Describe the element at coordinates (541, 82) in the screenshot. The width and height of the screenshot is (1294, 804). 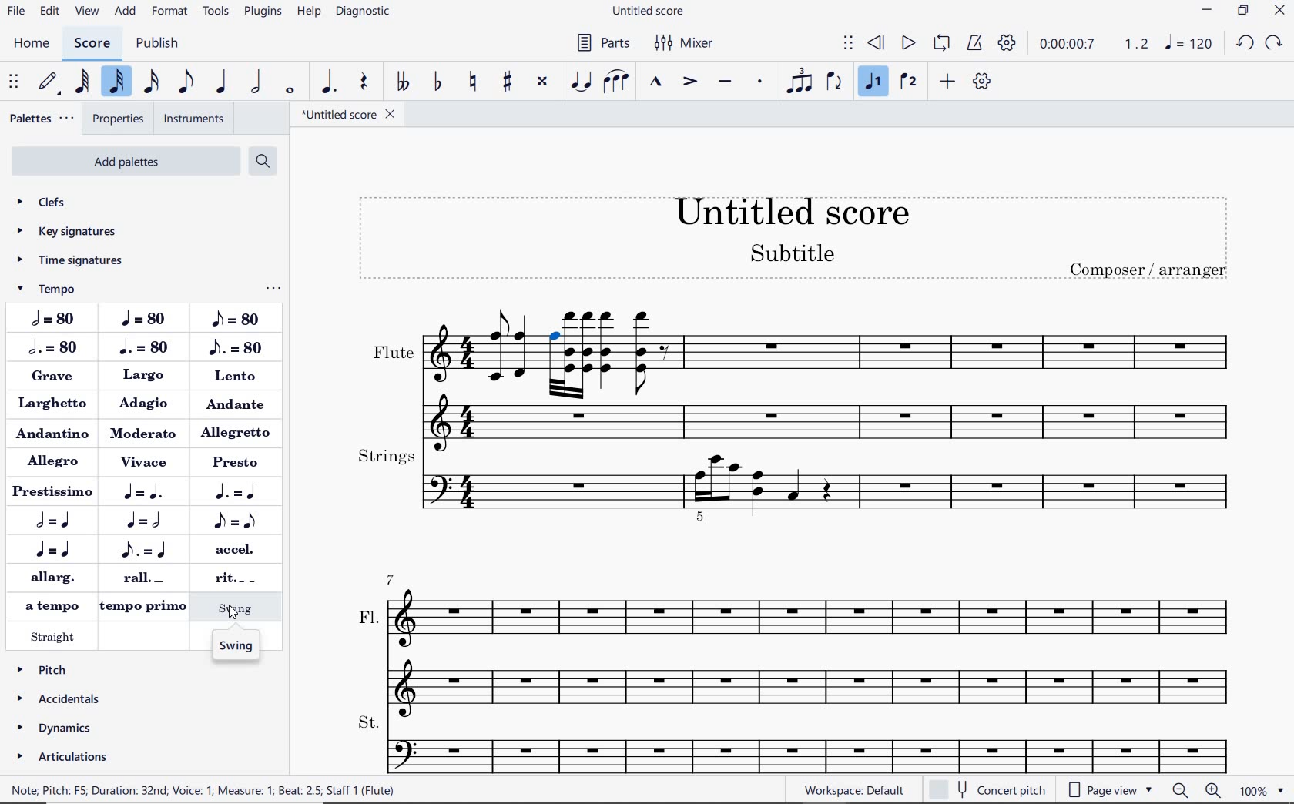
I see `TOGGLE DOUBLE-SHARP` at that location.